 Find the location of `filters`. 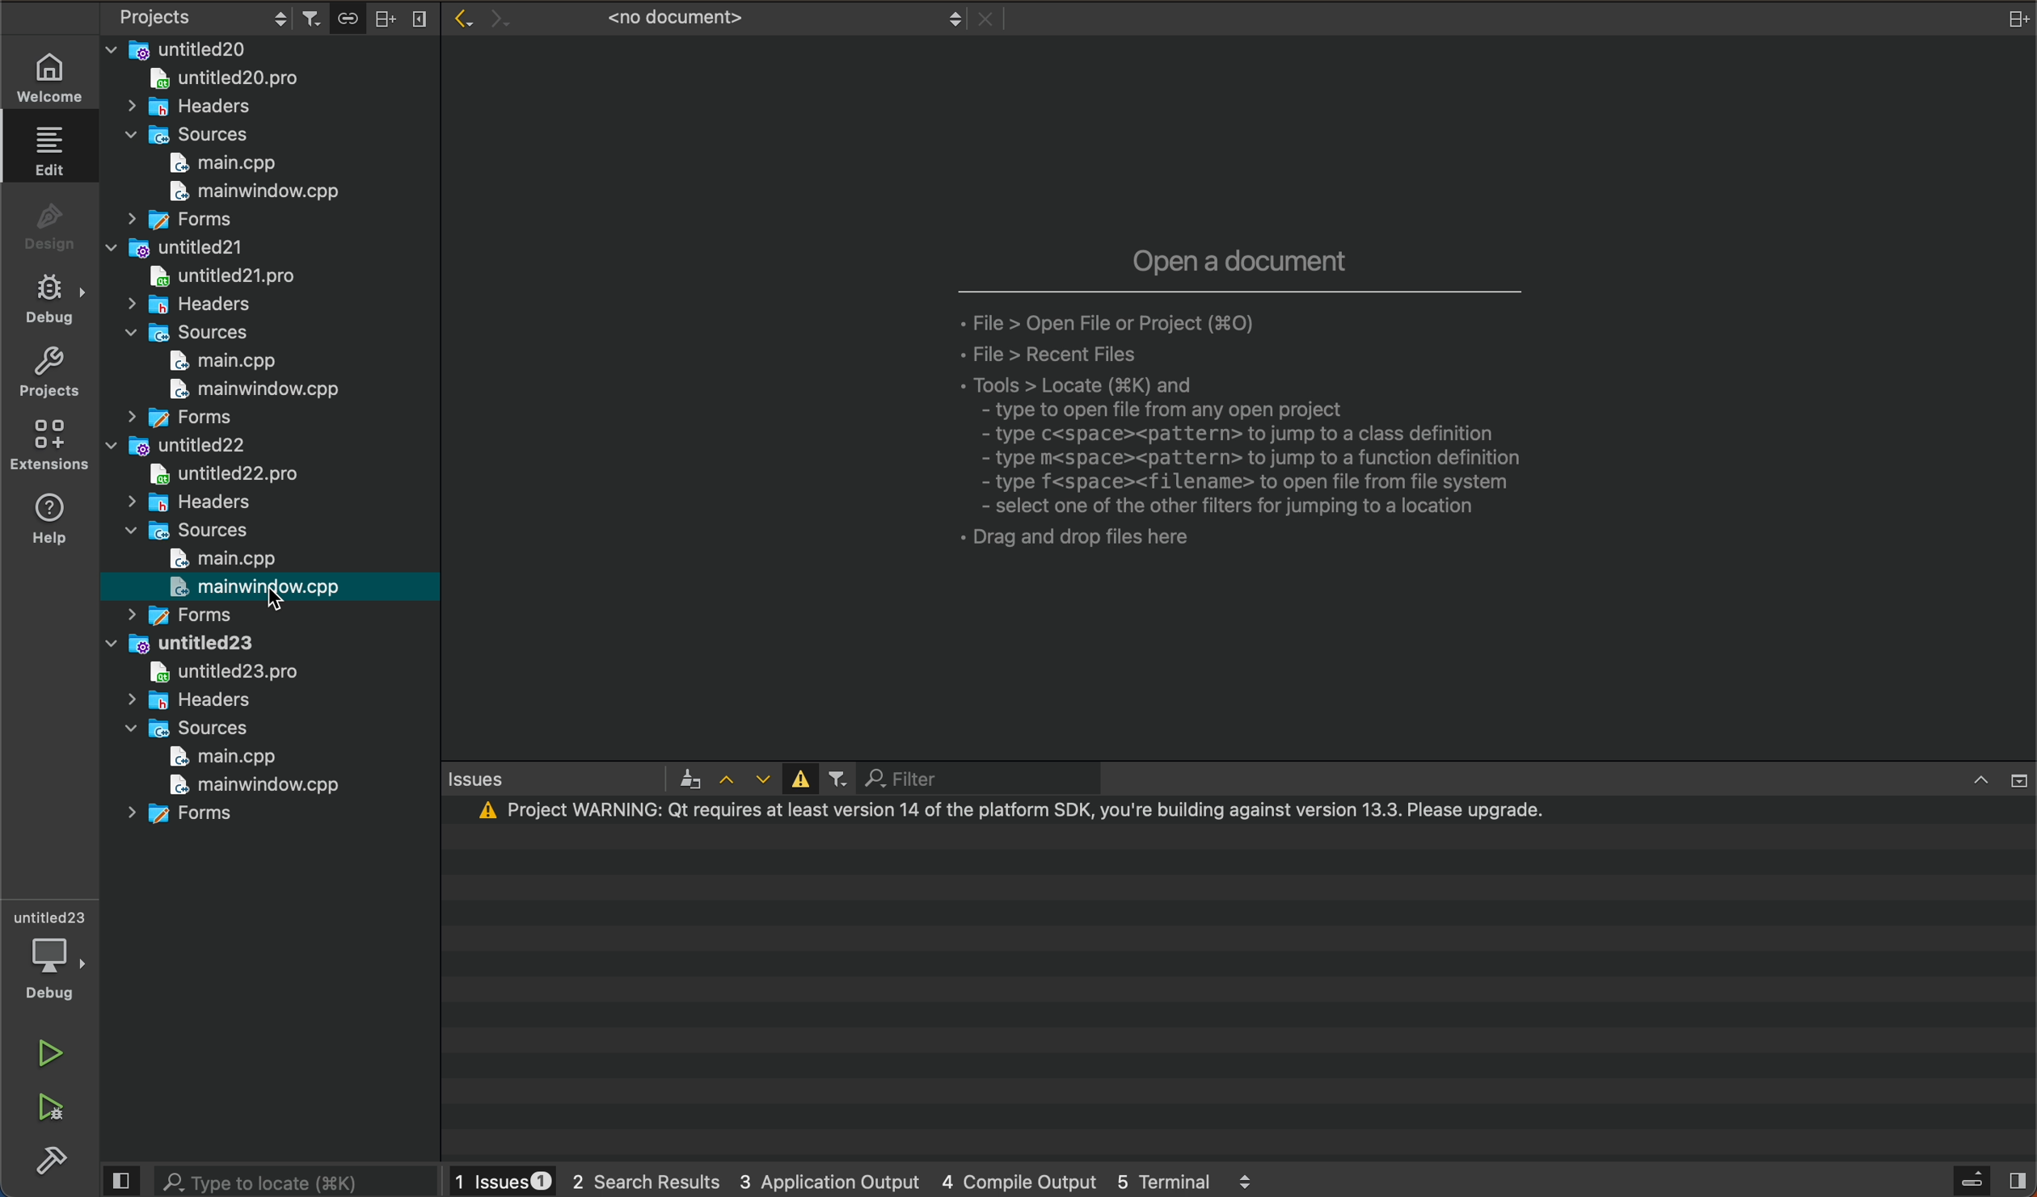

filters is located at coordinates (315, 17).